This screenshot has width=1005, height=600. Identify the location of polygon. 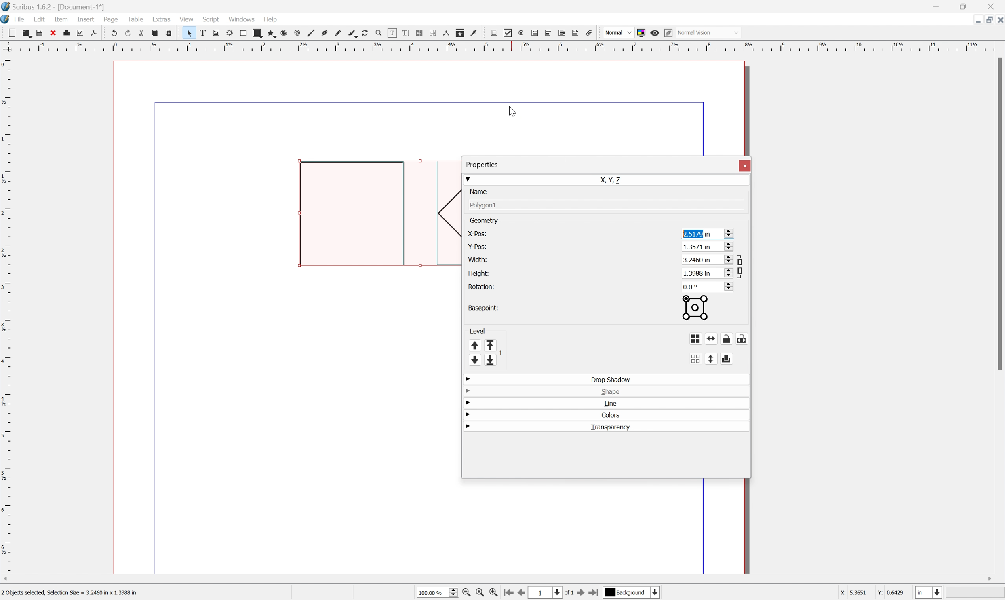
(269, 33).